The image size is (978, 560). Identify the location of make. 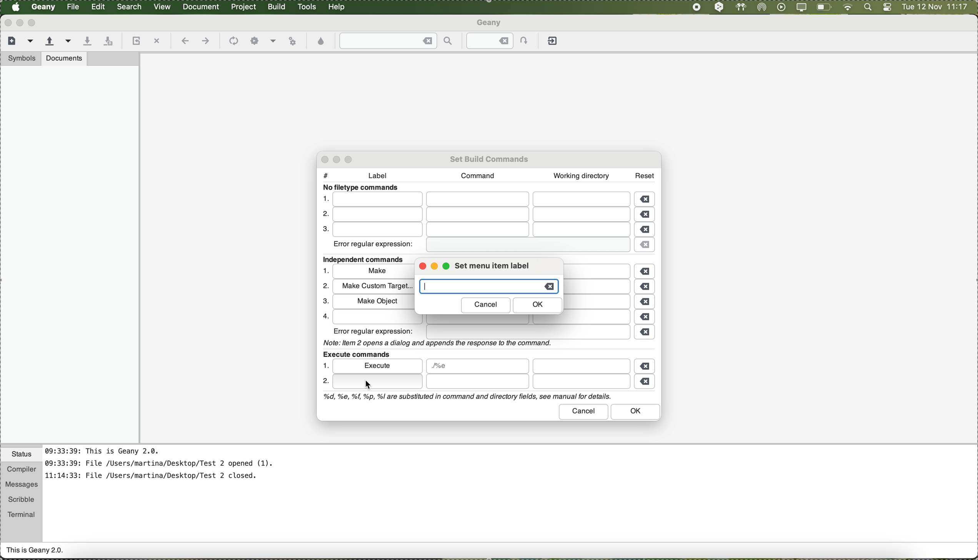
(486, 287).